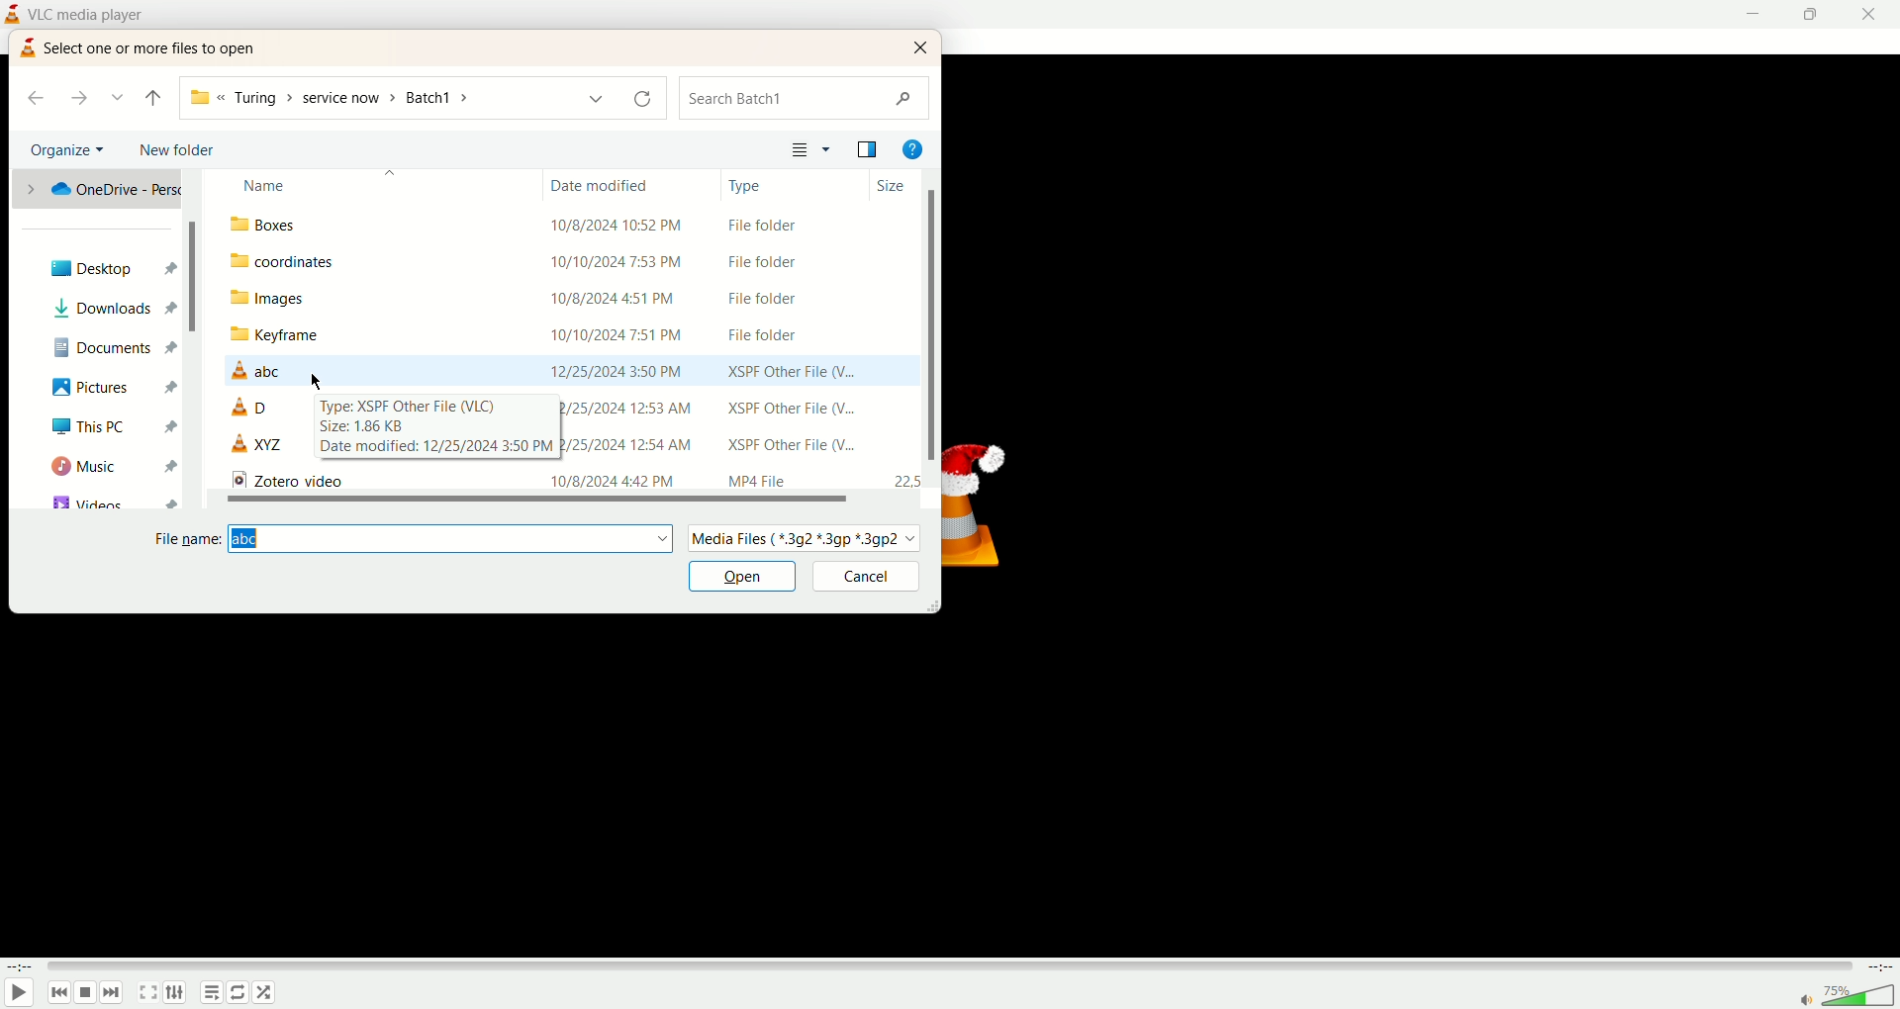 The image size is (1900, 1009). I want to click on add file name, so click(449, 540).